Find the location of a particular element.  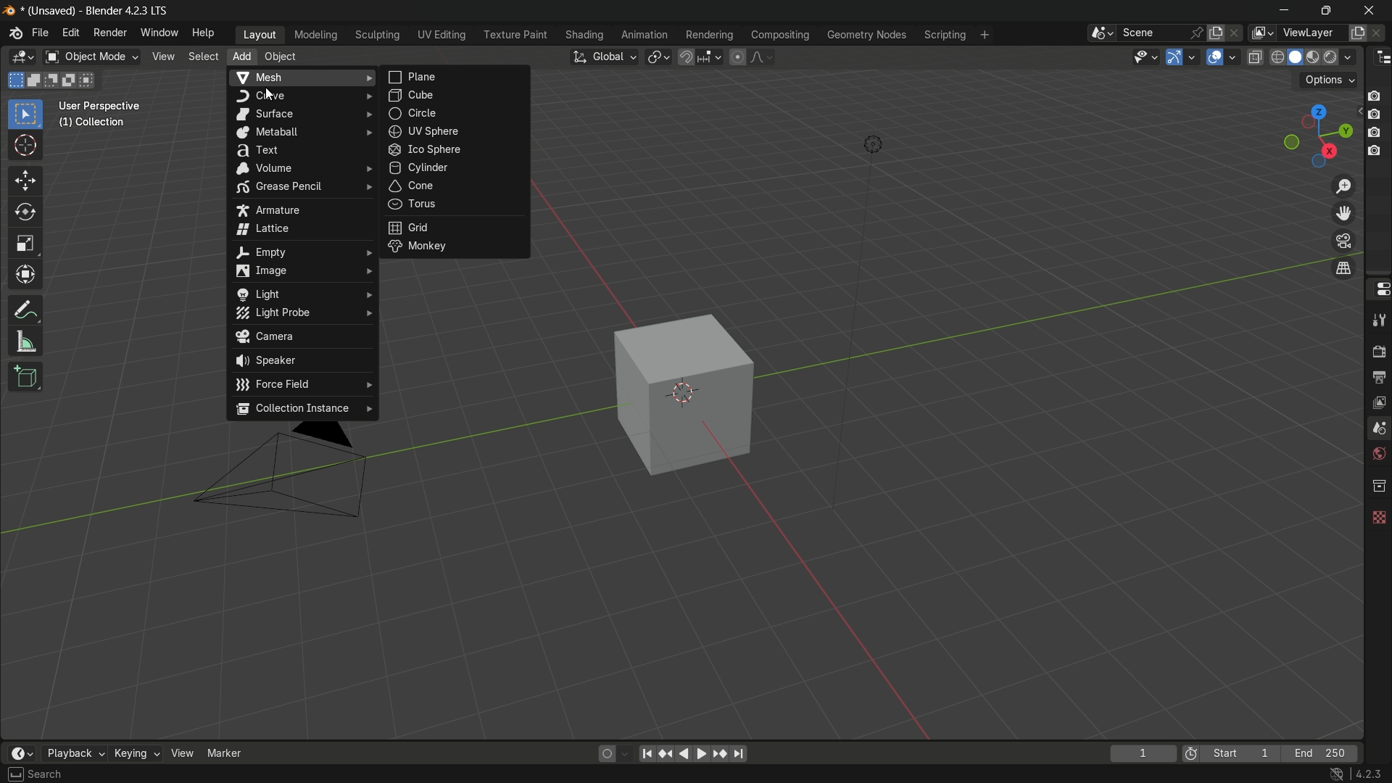

overlays is located at coordinates (1235, 57).